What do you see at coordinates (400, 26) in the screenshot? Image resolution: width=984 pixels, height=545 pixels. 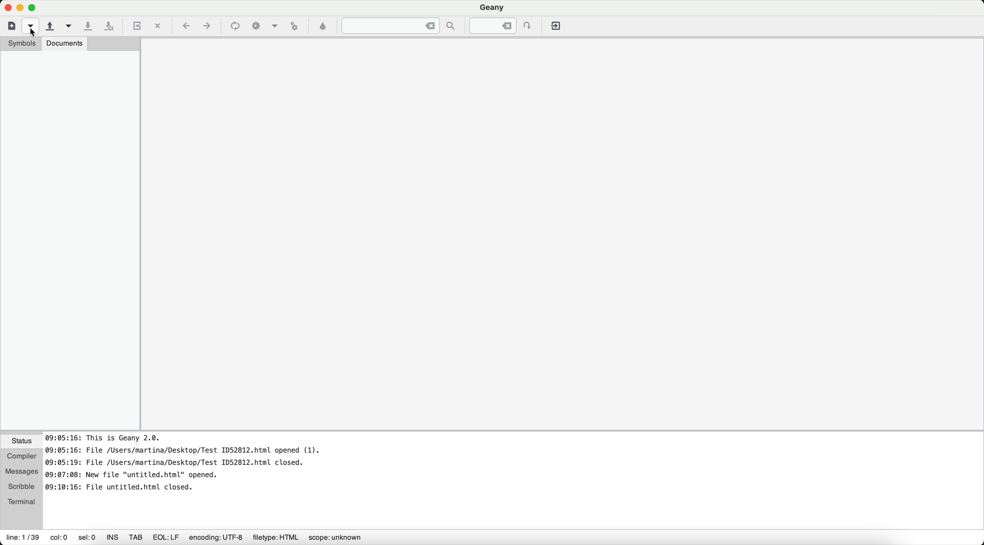 I see `jump to the entered text in the current file` at bounding box center [400, 26].